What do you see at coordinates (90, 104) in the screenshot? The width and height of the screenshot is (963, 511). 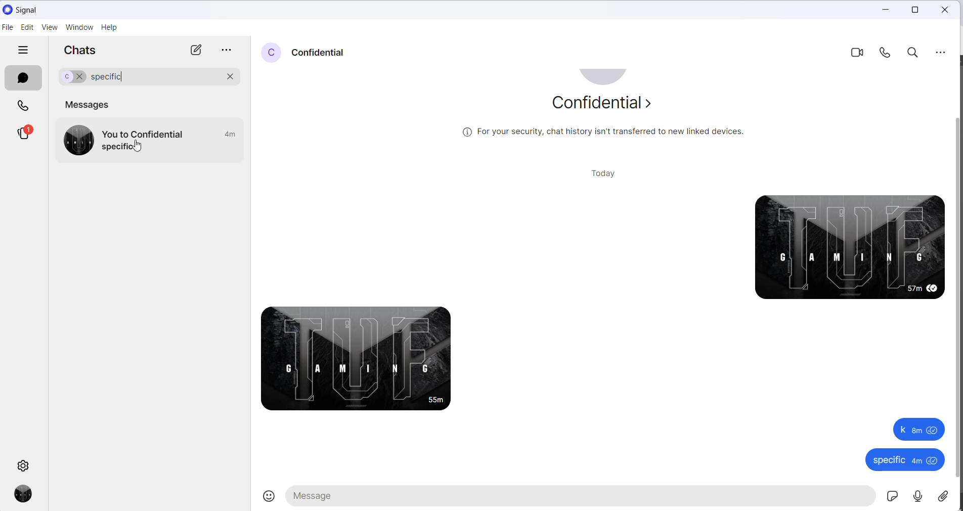 I see `messages heading` at bounding box center [90, 104].